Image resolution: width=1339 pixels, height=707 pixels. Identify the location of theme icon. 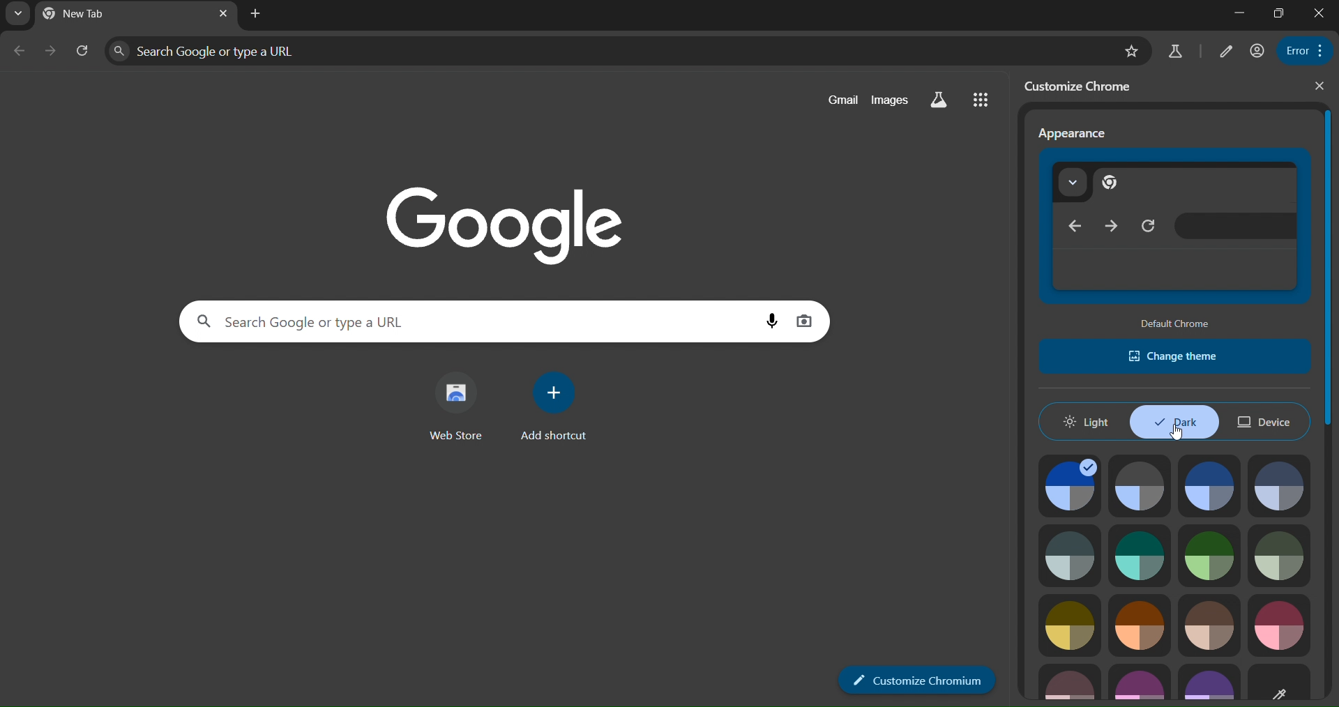
(1068, 556).